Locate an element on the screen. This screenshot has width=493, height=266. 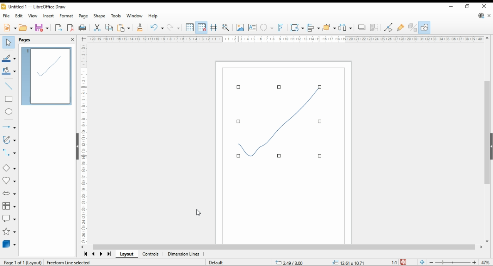
new is located at coordinates (9, 28).